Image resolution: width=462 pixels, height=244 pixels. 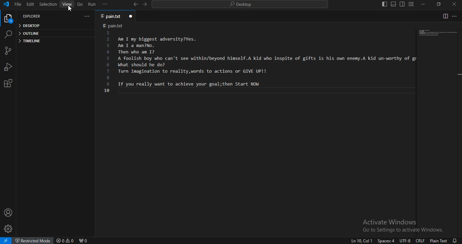 I want to click on line number, so click(x=108, y=63).